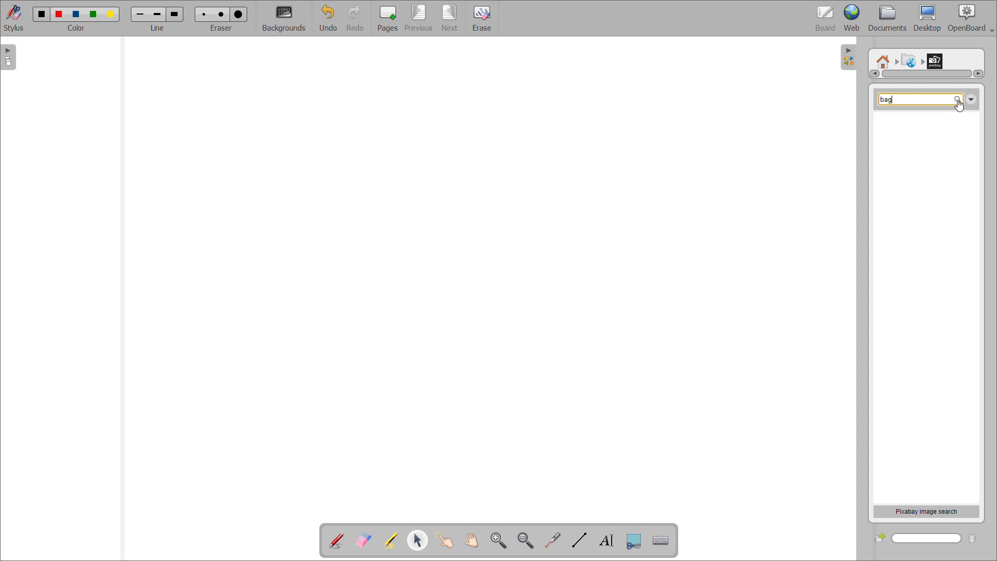 This screenshot has width=997, height=561. I want to click on open page view, so click(8, 57).